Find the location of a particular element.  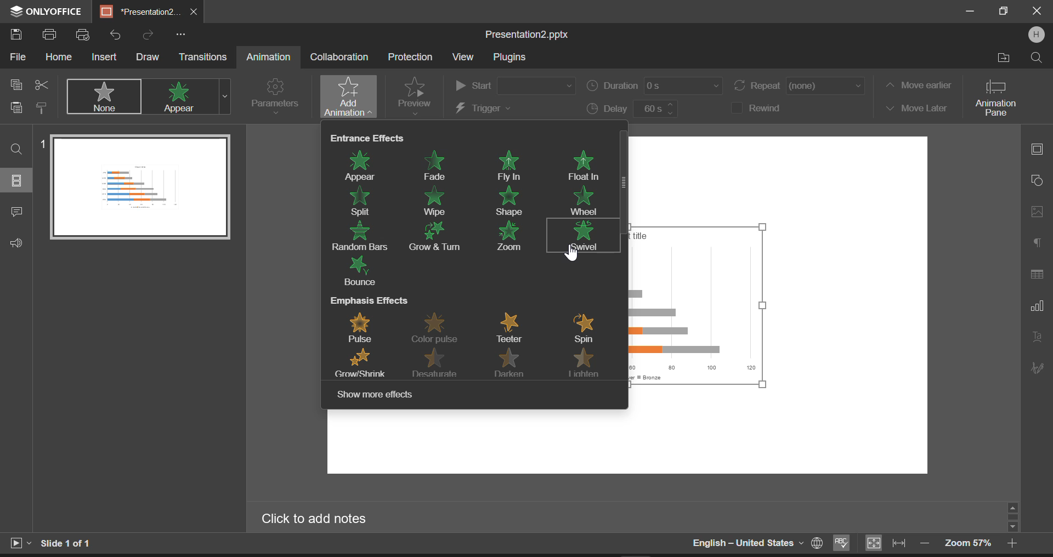

Picture Settings is located at coordinates (1034, 211).